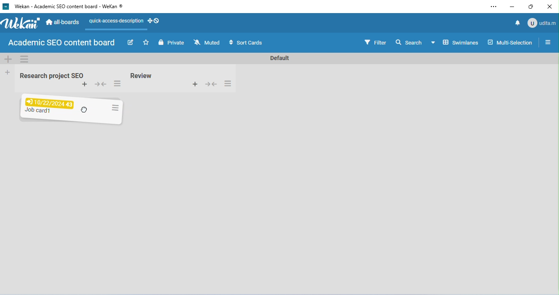 The width and height of the screenshot is (559, 295). Describe the element at coordinates (63, 21) in the screenshot. I see `all boards` at that location.